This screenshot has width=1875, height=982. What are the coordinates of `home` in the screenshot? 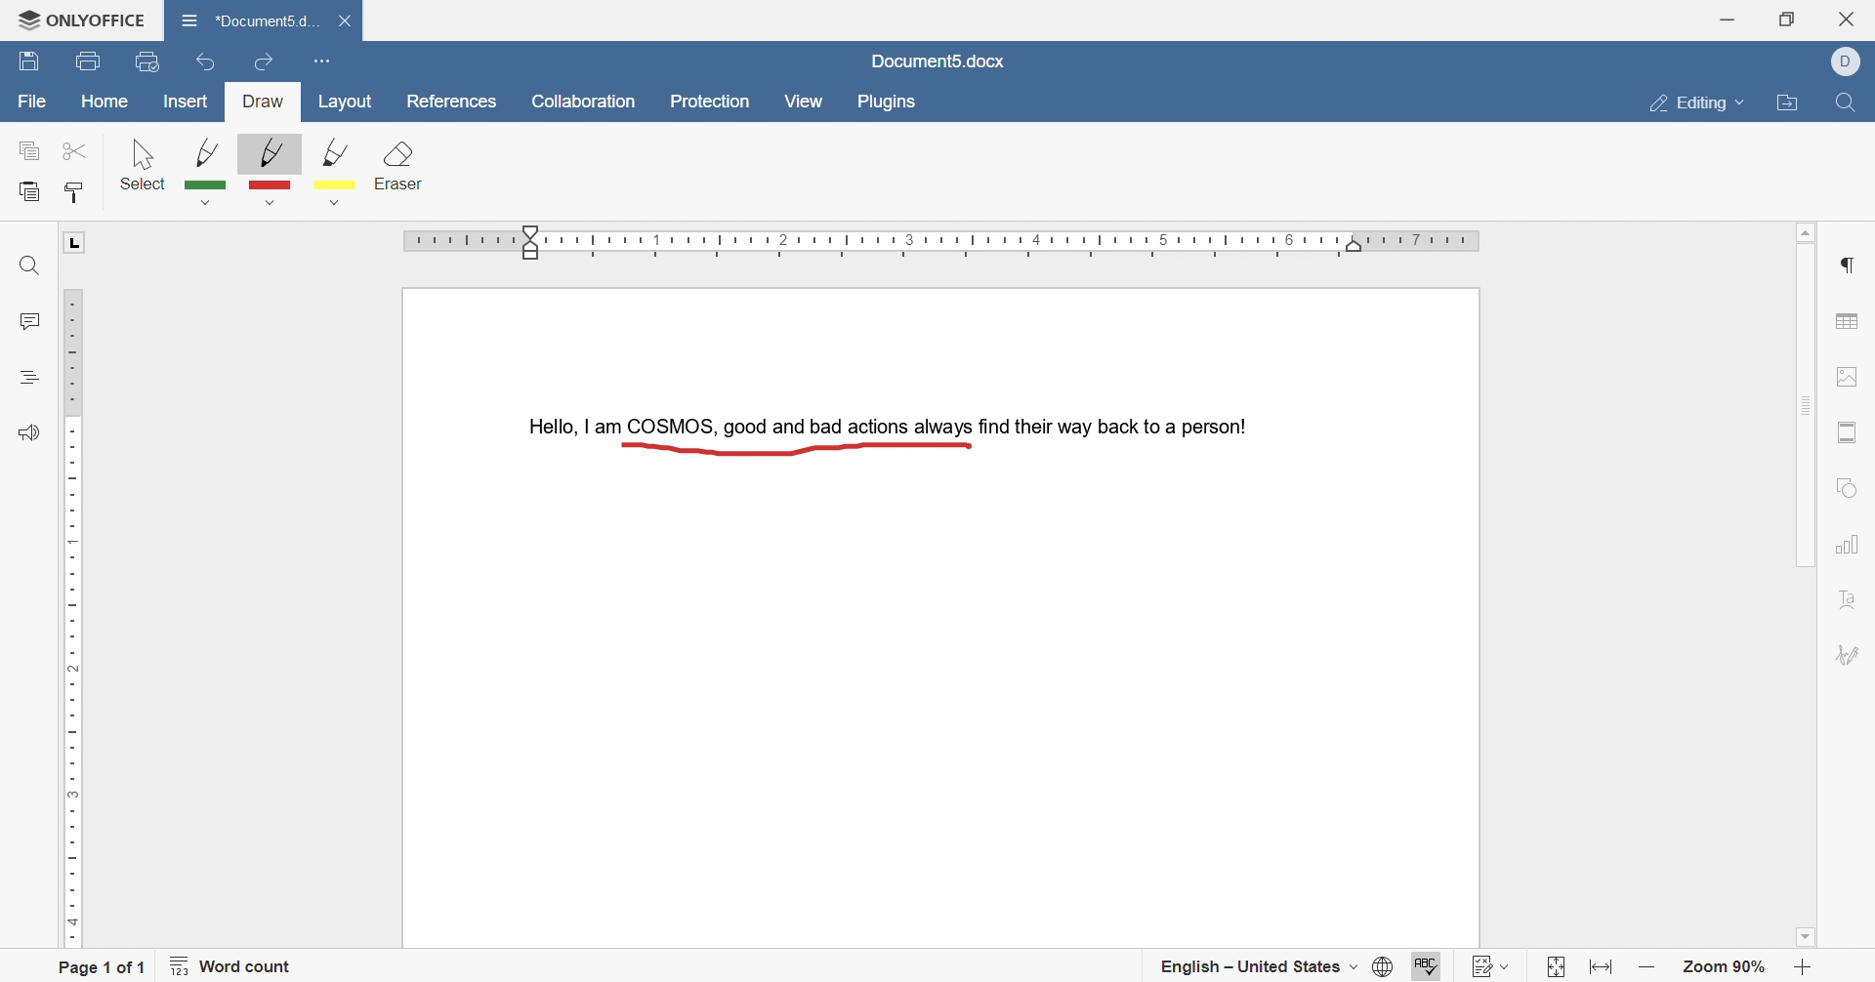 It's located at (106, 101).